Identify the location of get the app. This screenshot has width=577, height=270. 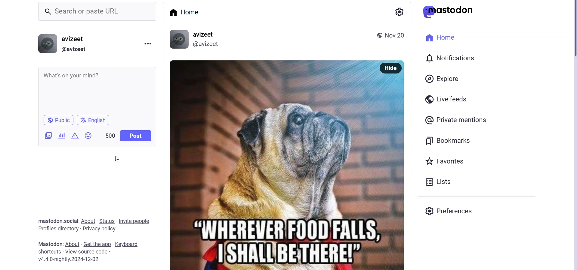
(97, 244).